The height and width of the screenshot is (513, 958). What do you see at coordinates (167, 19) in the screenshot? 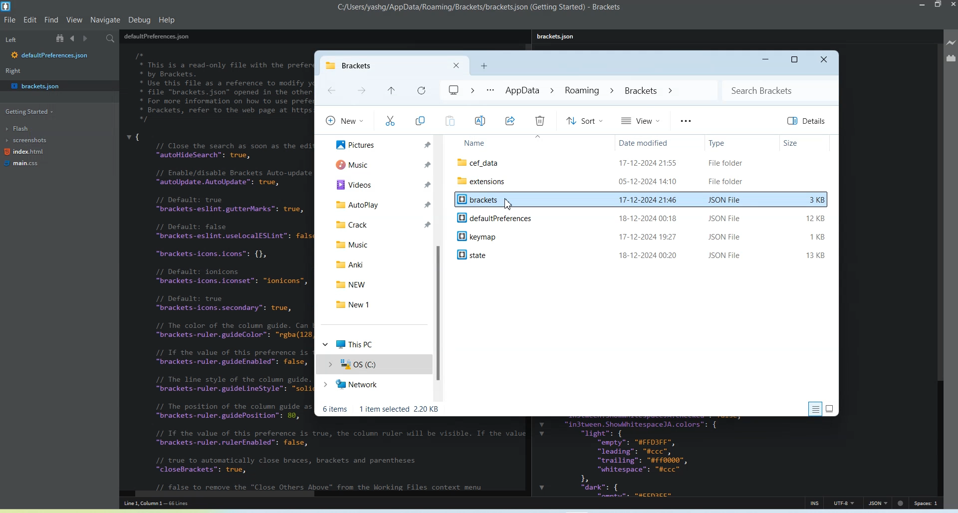
I see `Help` at bounding box center [167, 19].